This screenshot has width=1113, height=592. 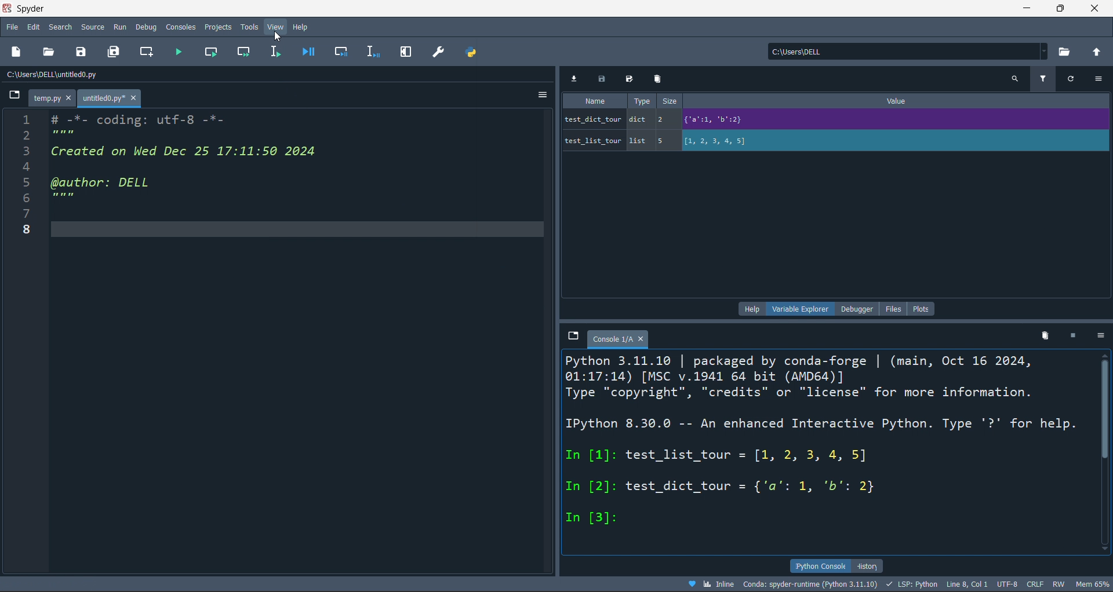 What do you see at coordinates (602, 79) in the screenshot?
I see `save` at bounding box center [602, 79].